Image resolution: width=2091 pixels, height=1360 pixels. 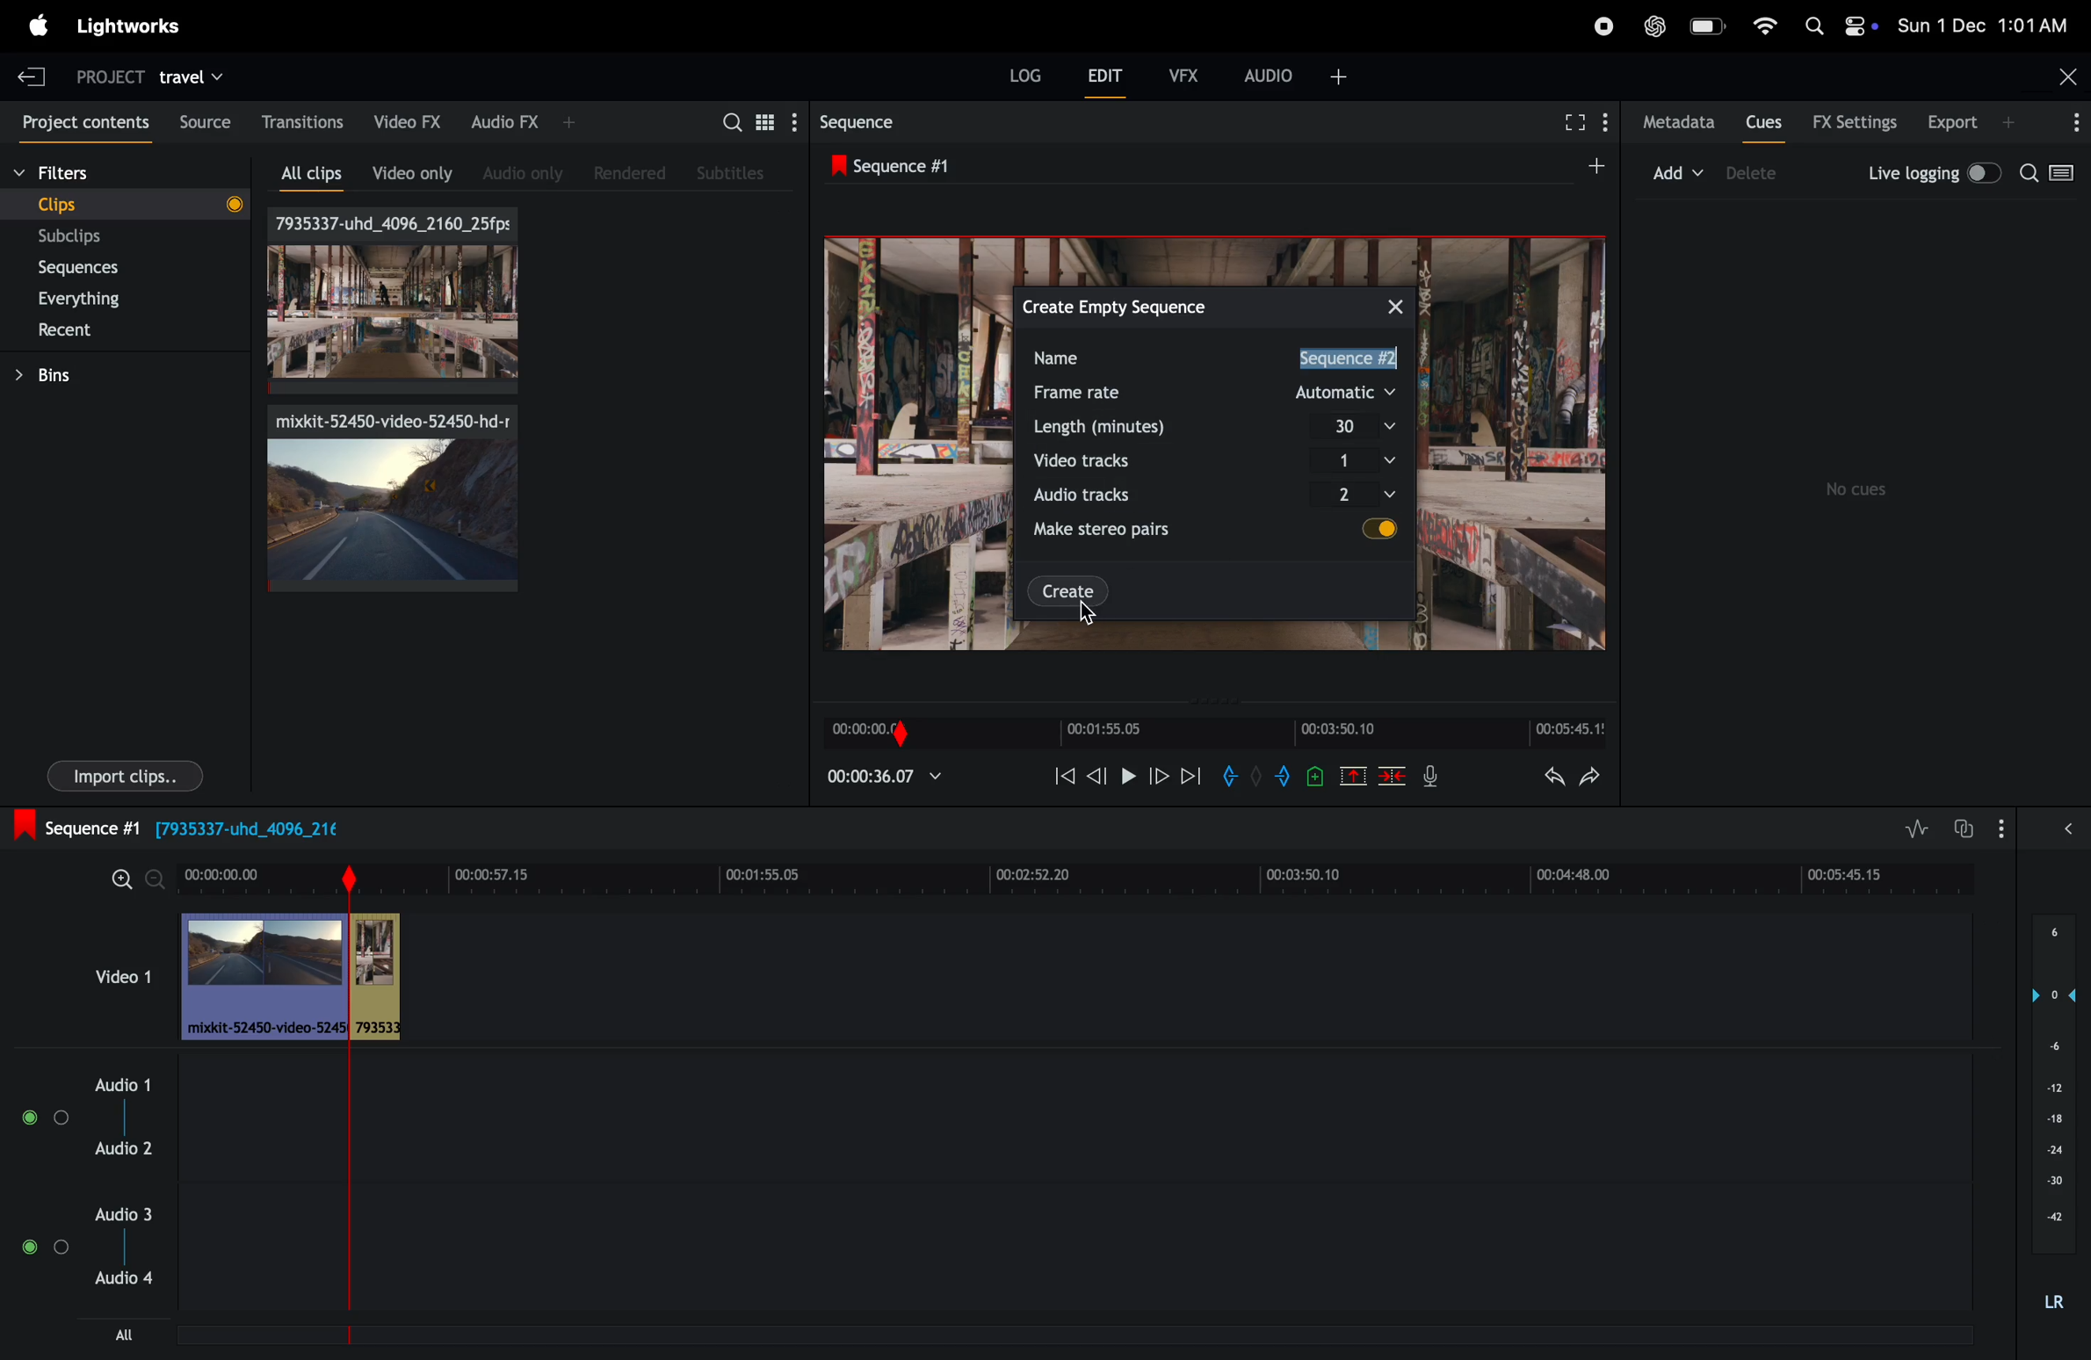 What do you see at coordinates (1157, 774) in the screenshot?
I see `forward` at bounding box center [1157, 774].